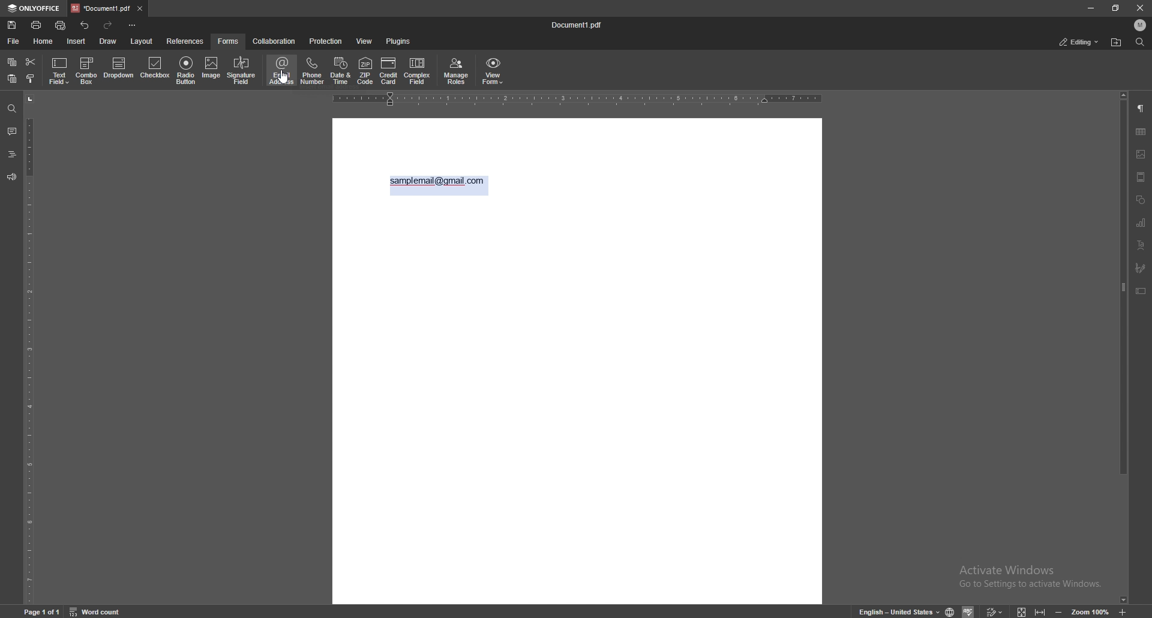 The width and height of the screenshot is (1152, 618). What do you see at coordinates (1141, 154) in the screenshot?
I see `image` at bounding box center [1141, 154].